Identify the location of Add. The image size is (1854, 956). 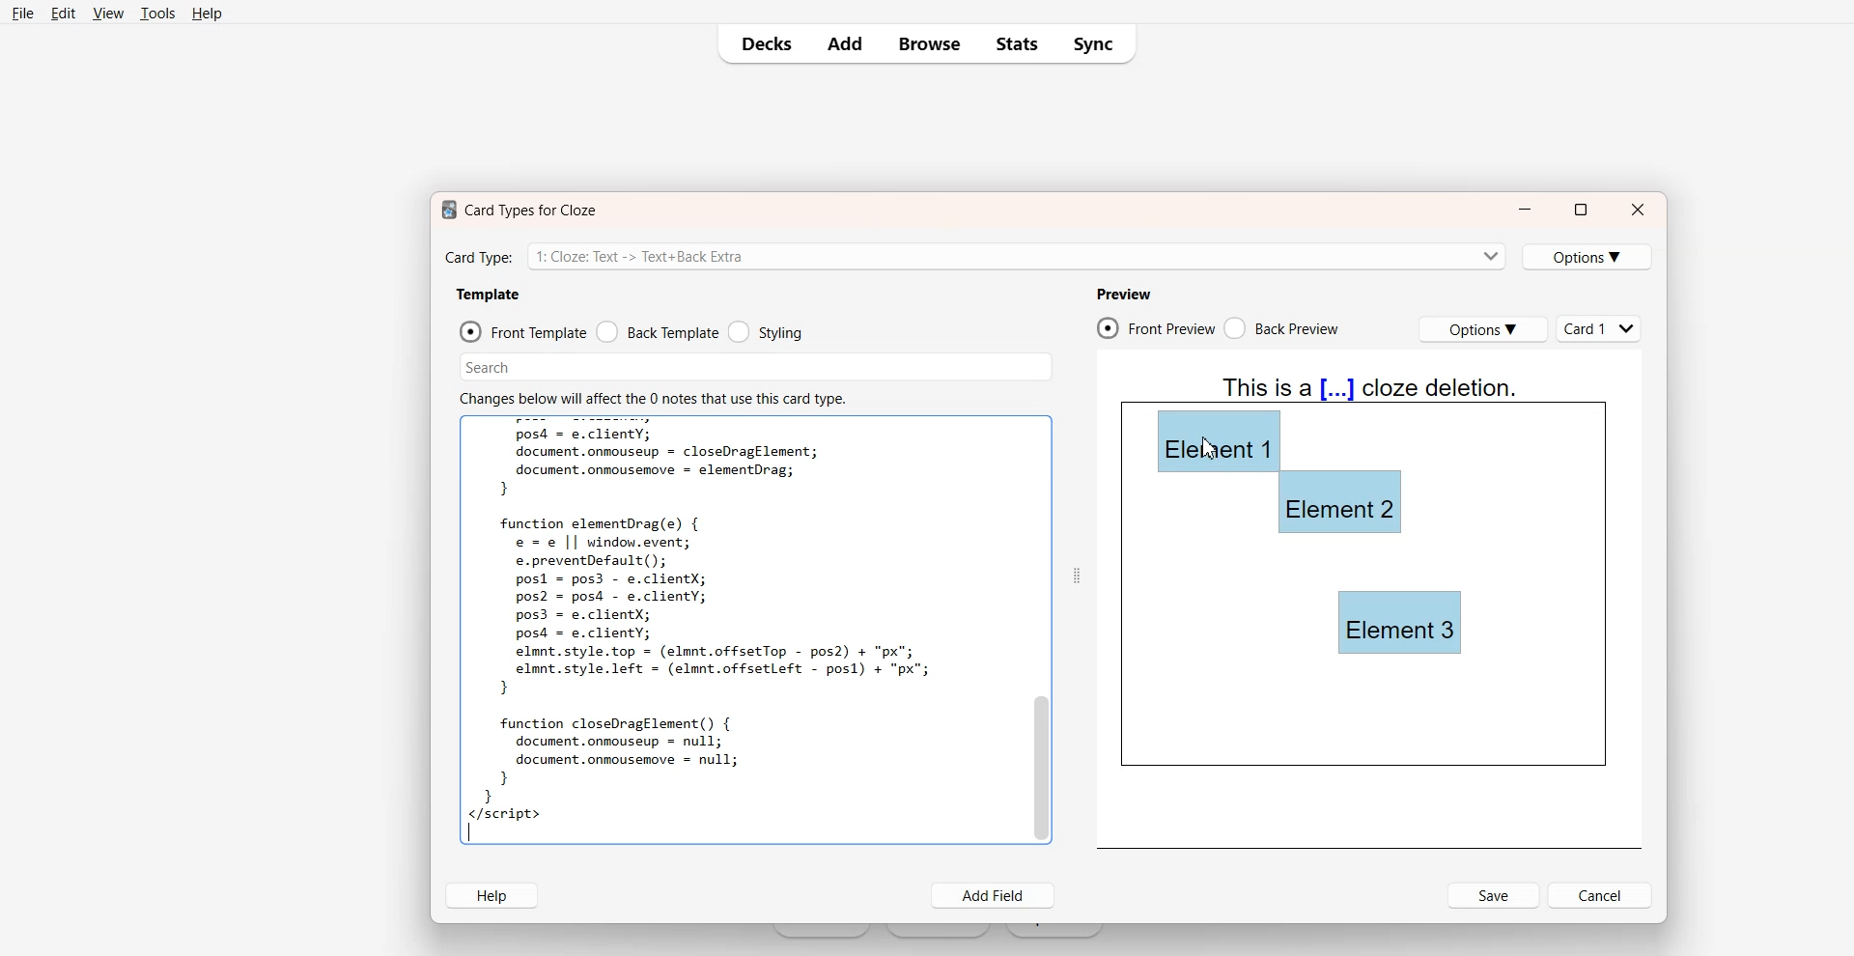
(843, 43).